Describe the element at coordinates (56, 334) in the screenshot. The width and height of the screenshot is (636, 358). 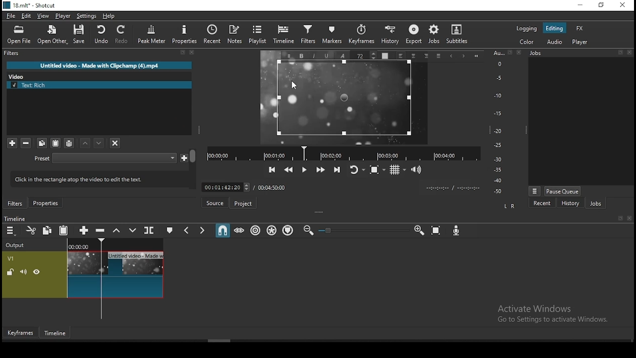
I see `timeline` at that location.